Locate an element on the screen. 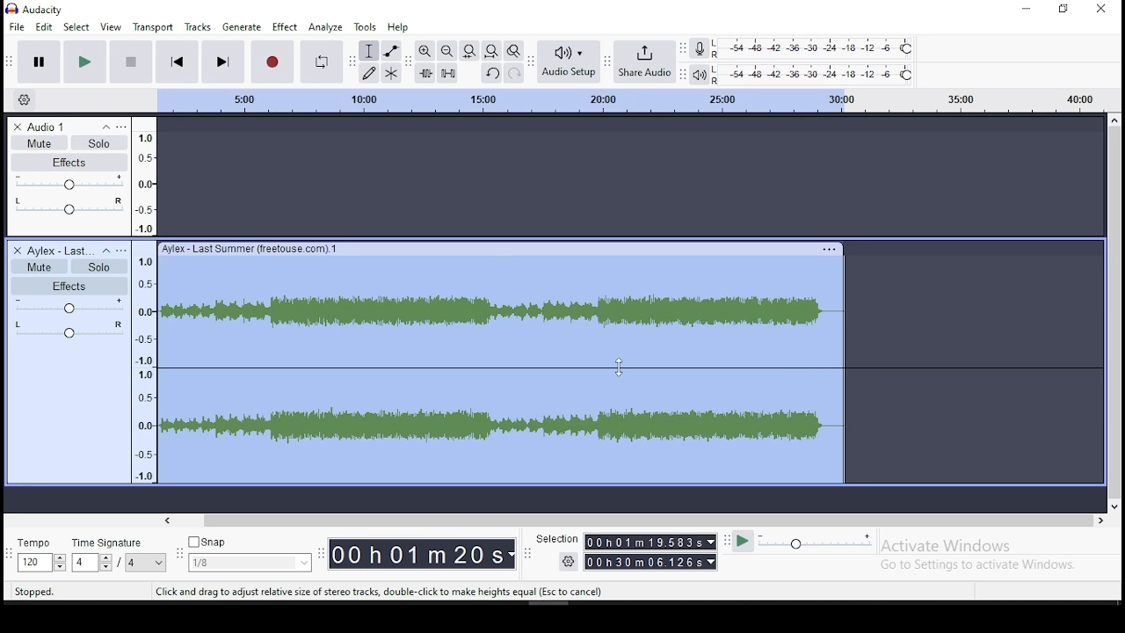 Image resolution: width=1125 pixels, height=633 pixels. fit to project to width is located at coordinates (491, 50).